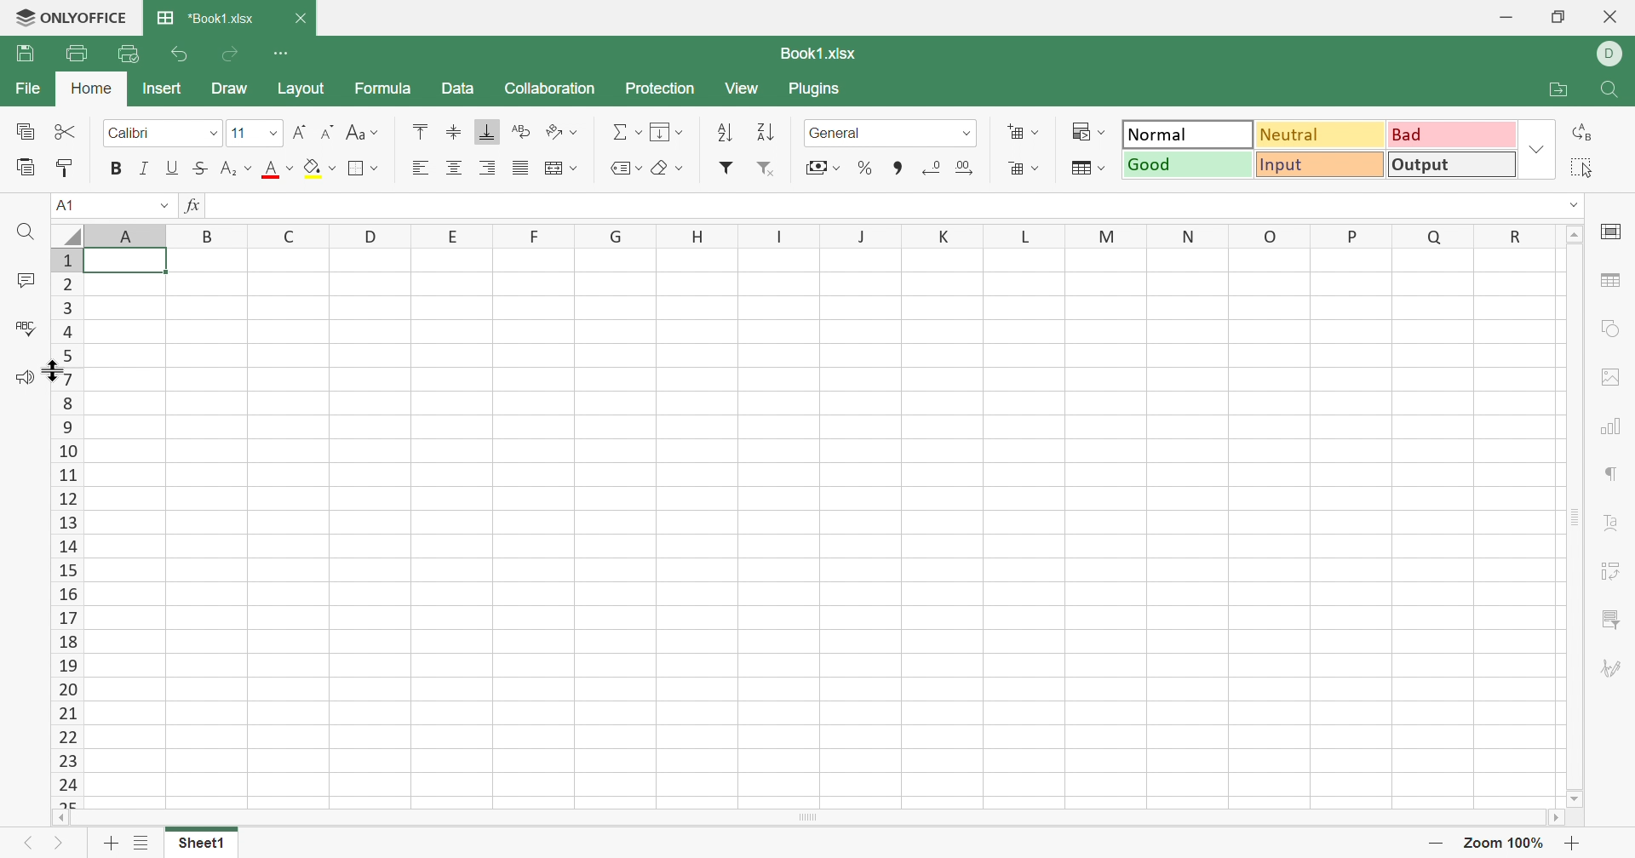 The width and height of the screenshot is (1635, 858). What do you see at coordinates (1024, 169) in the screenshot?
I see `Delete cells` at bounding box center [1024, 169].